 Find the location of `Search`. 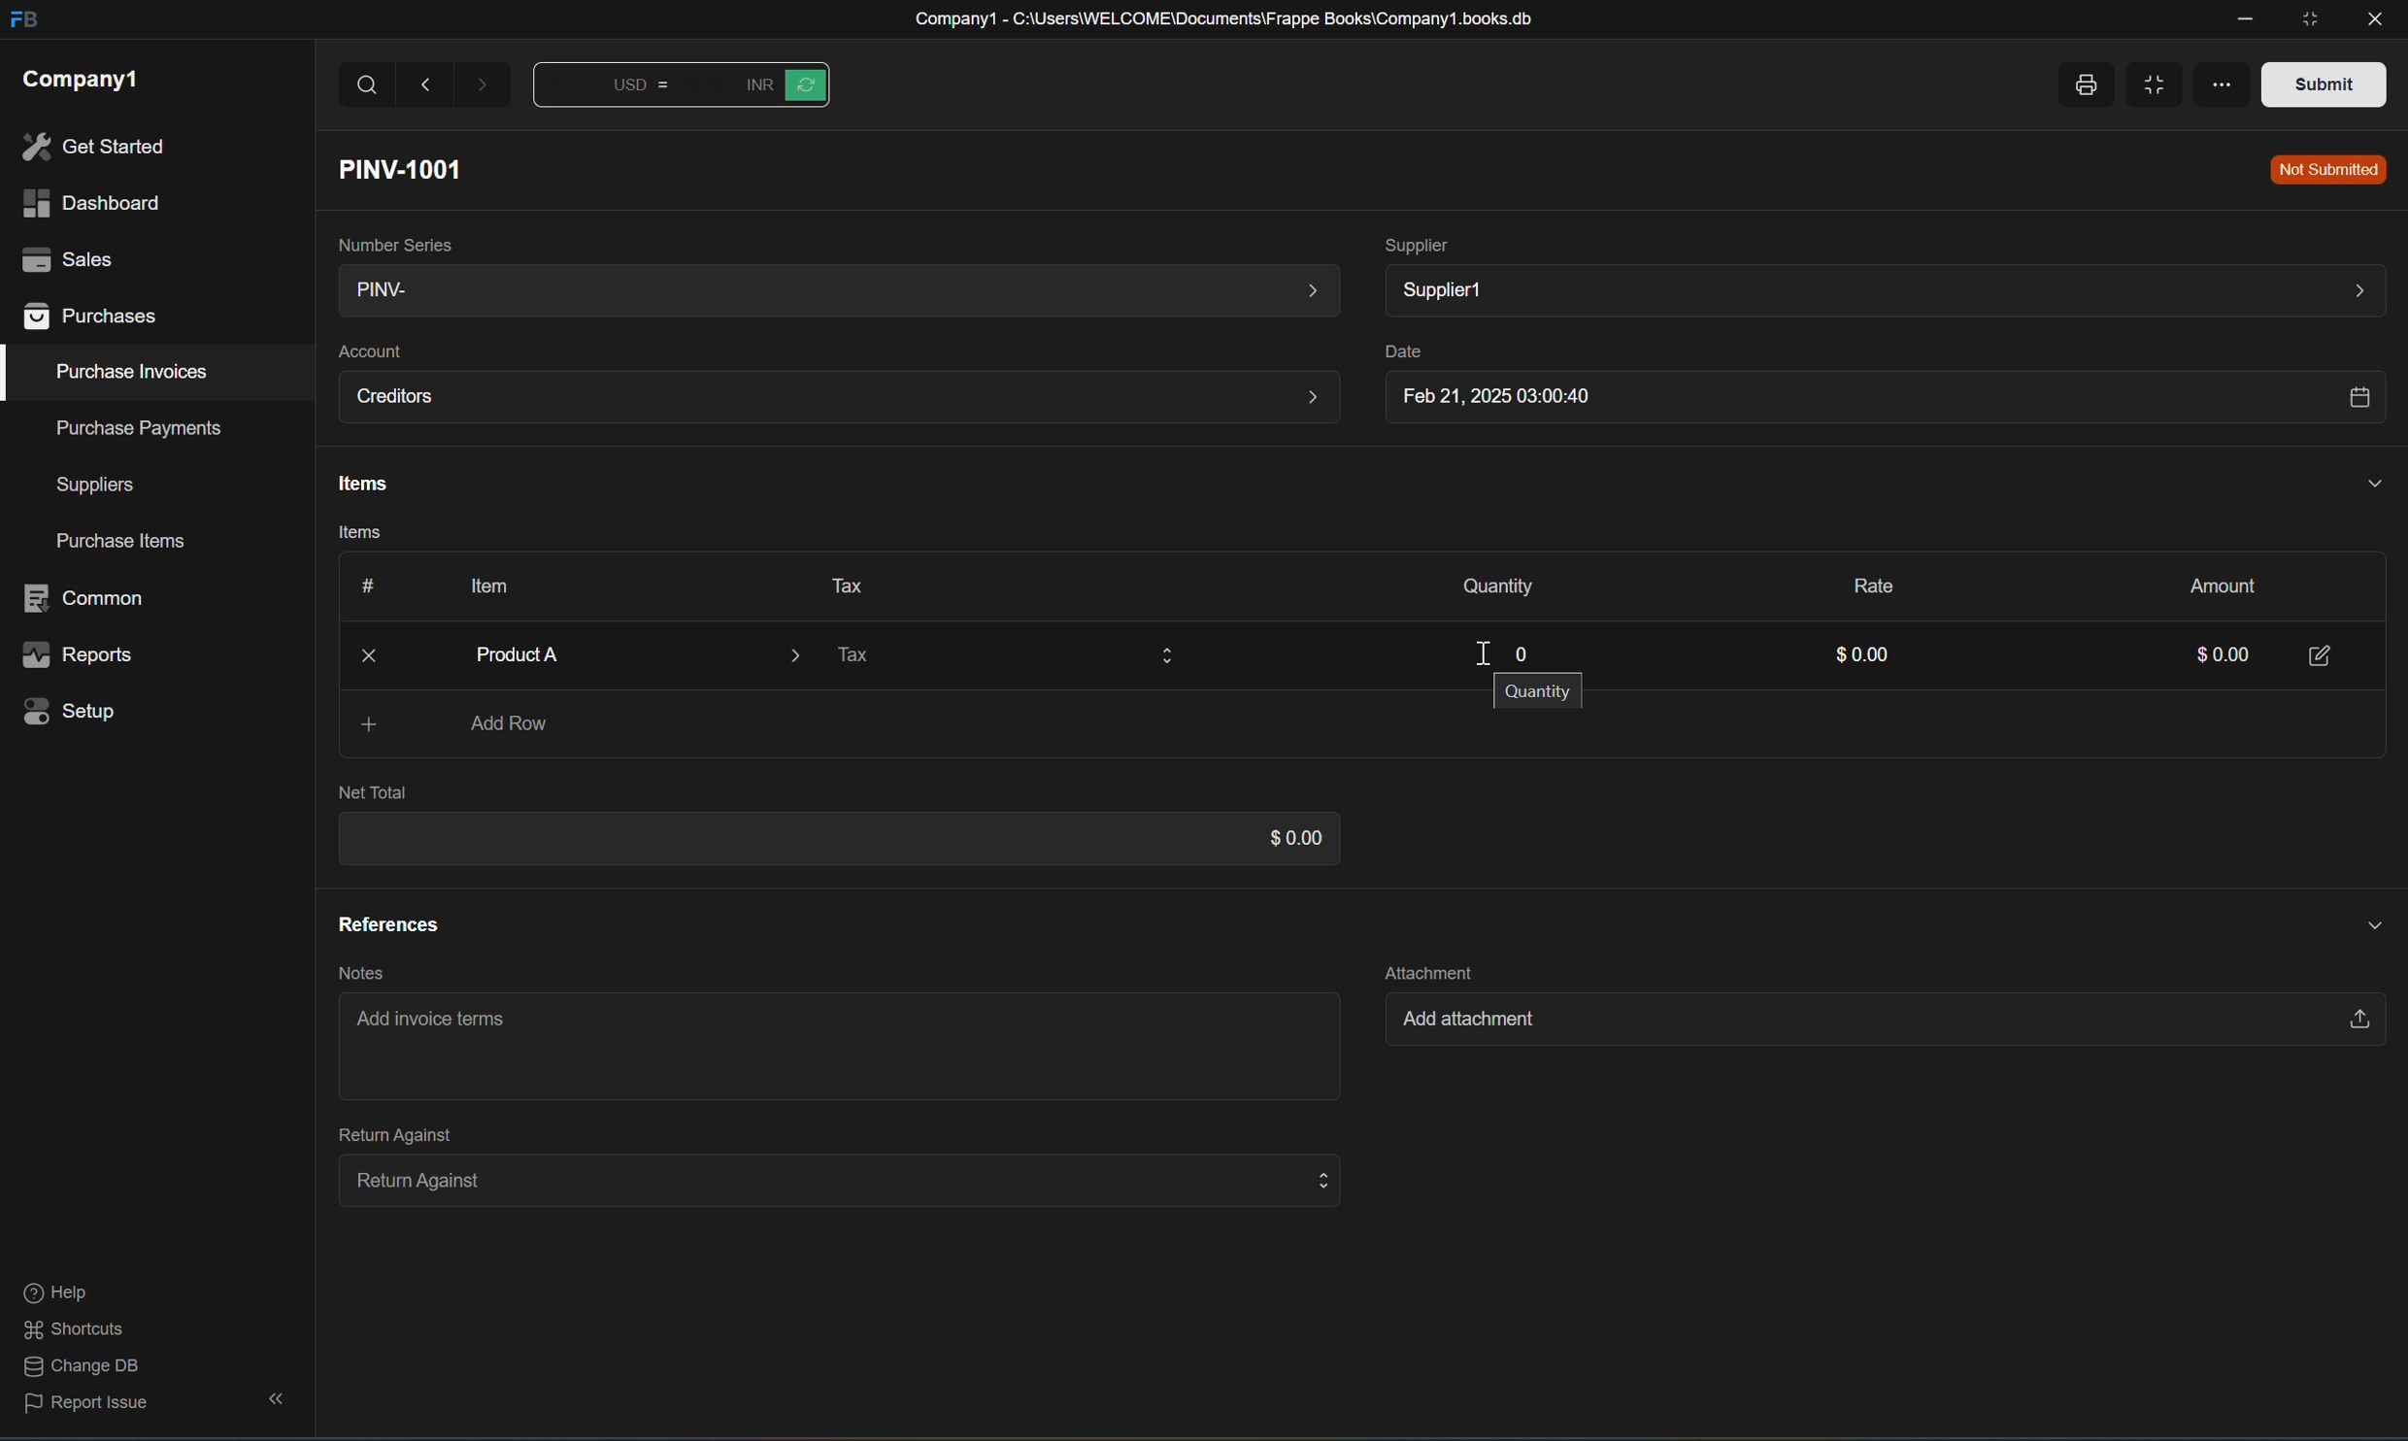

Search is located at coordinates (367, 85).